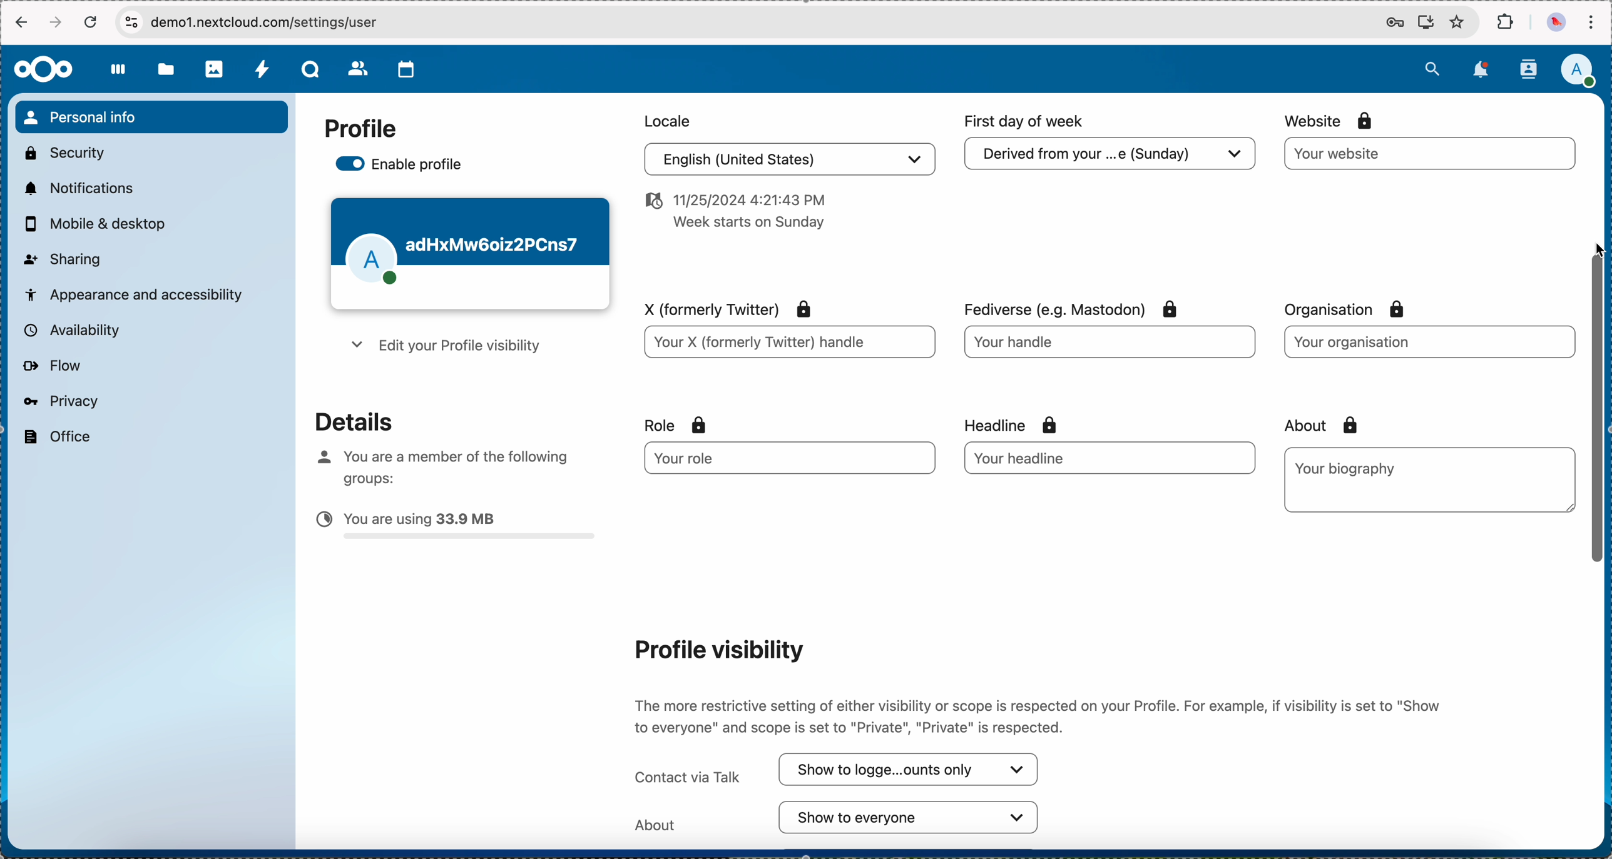 The height and width of the screenshot is (859, 1612). Describe the element at coordinates (838, 818) in the screenshot. I see `about` at that location.